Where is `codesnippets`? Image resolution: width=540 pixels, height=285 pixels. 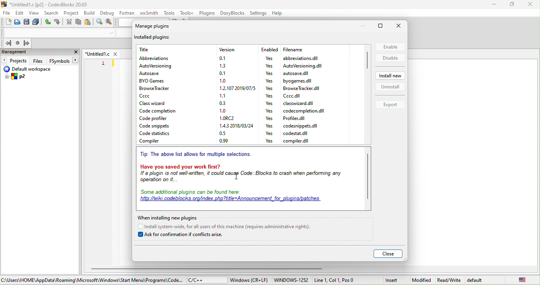
codesnippets is located at coordinates (301, 126).